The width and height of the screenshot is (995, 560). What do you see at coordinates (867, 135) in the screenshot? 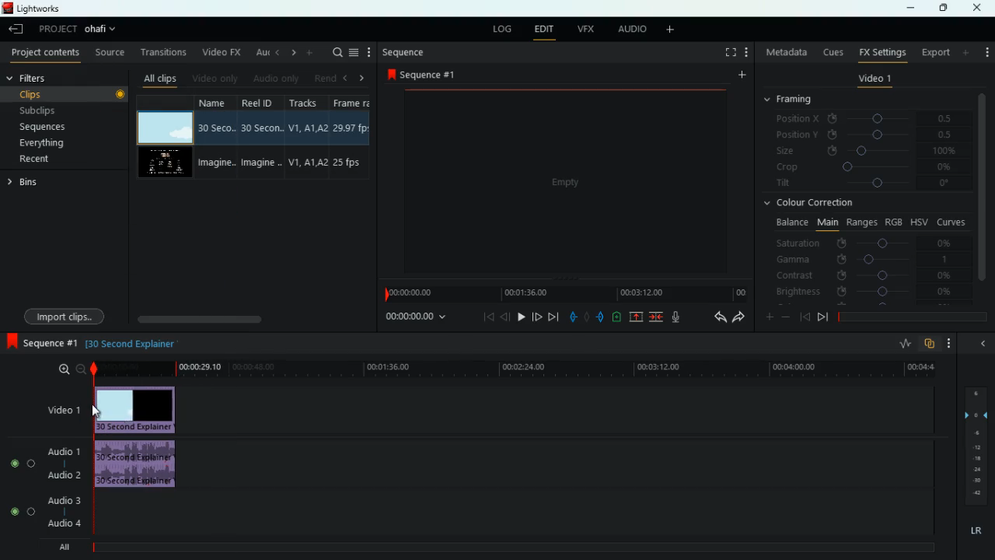
I see `position y` at bounding box center [867, 135].